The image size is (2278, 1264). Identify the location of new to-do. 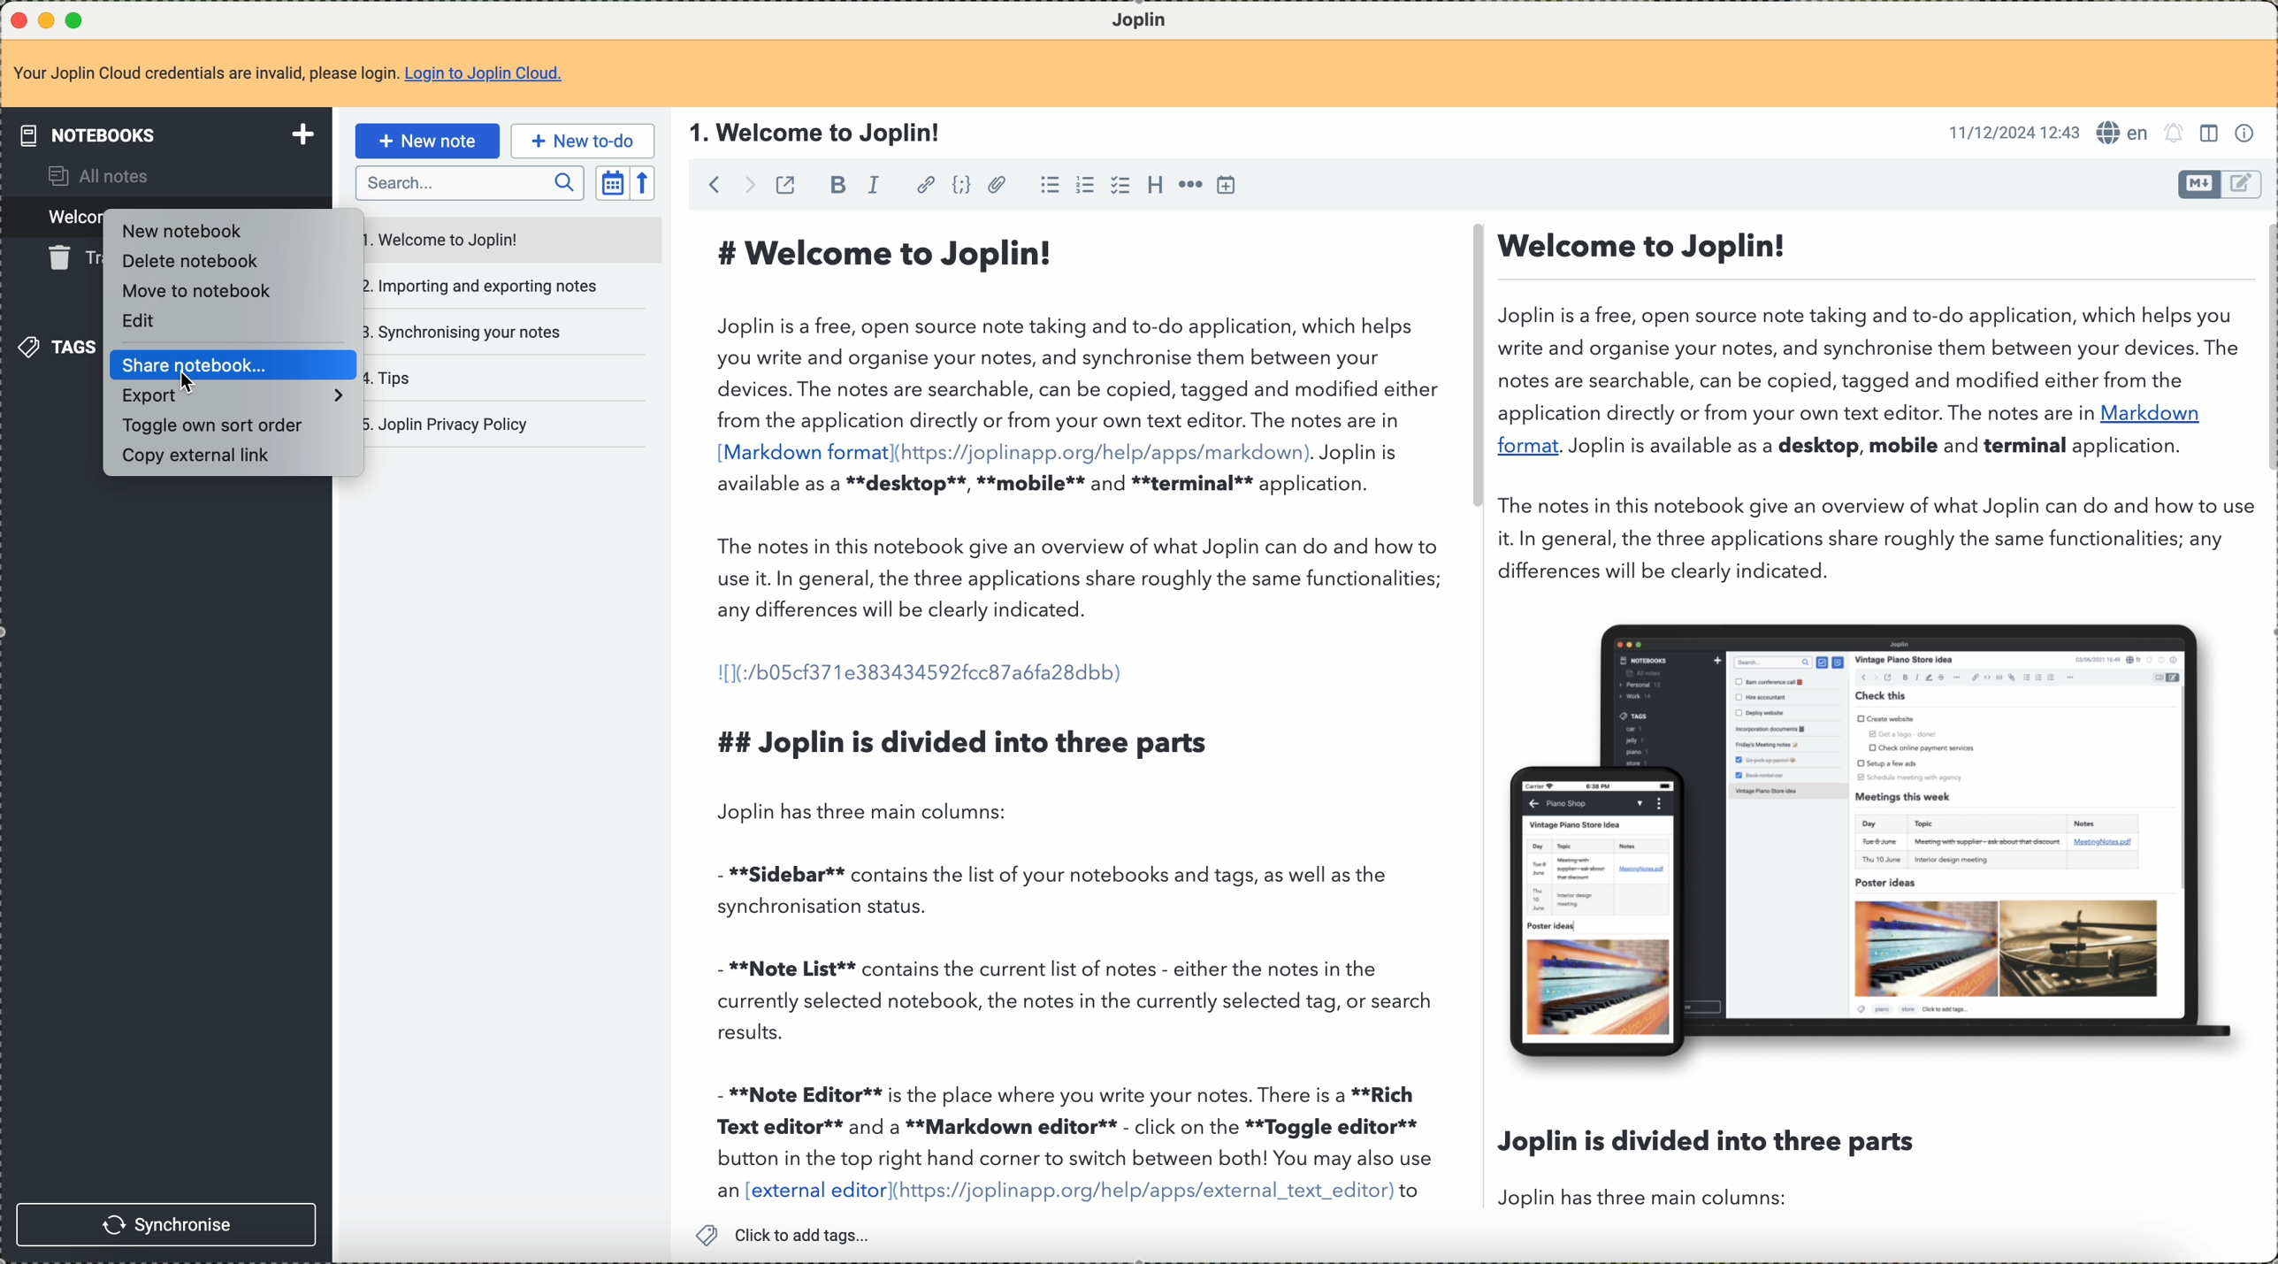
(583, 141).